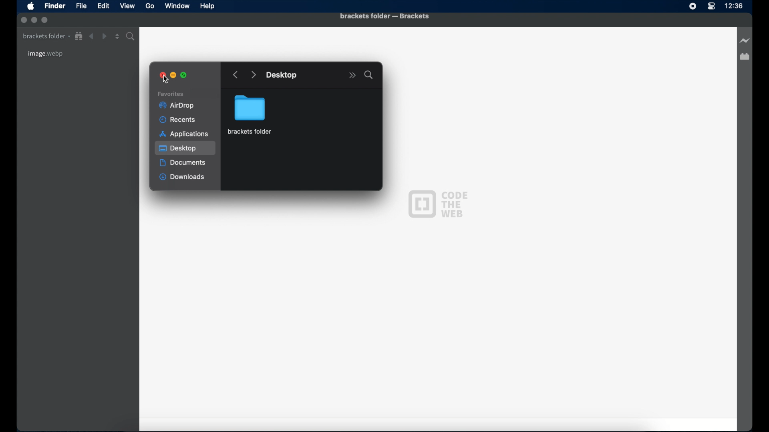  I want to click on downloads, so click(182, 178).